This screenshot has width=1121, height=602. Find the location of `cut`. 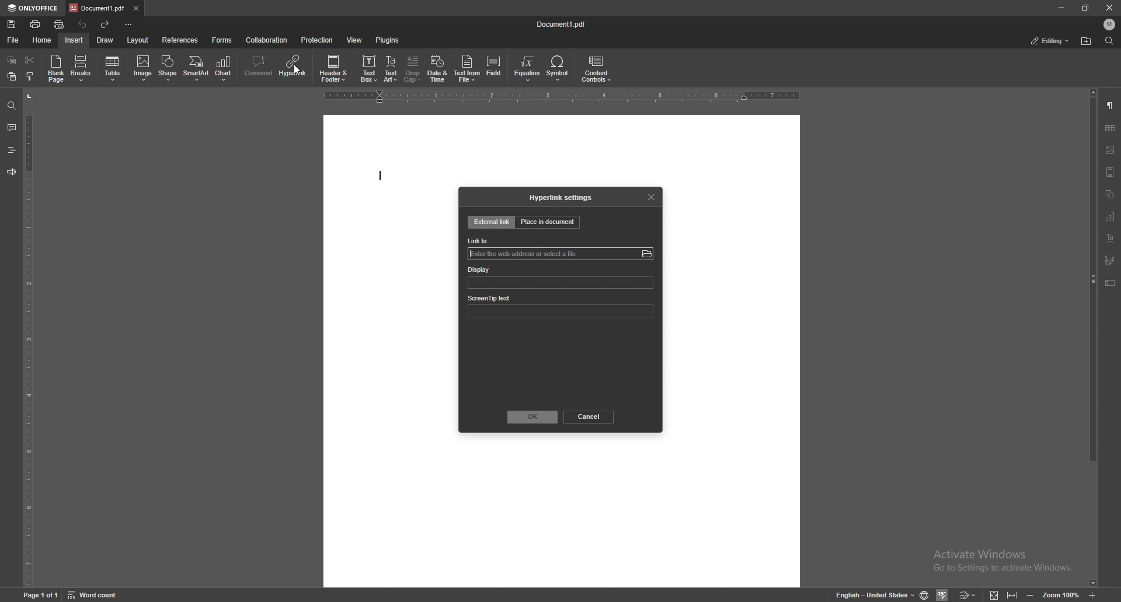

cut is located at coordinates (30, 60).